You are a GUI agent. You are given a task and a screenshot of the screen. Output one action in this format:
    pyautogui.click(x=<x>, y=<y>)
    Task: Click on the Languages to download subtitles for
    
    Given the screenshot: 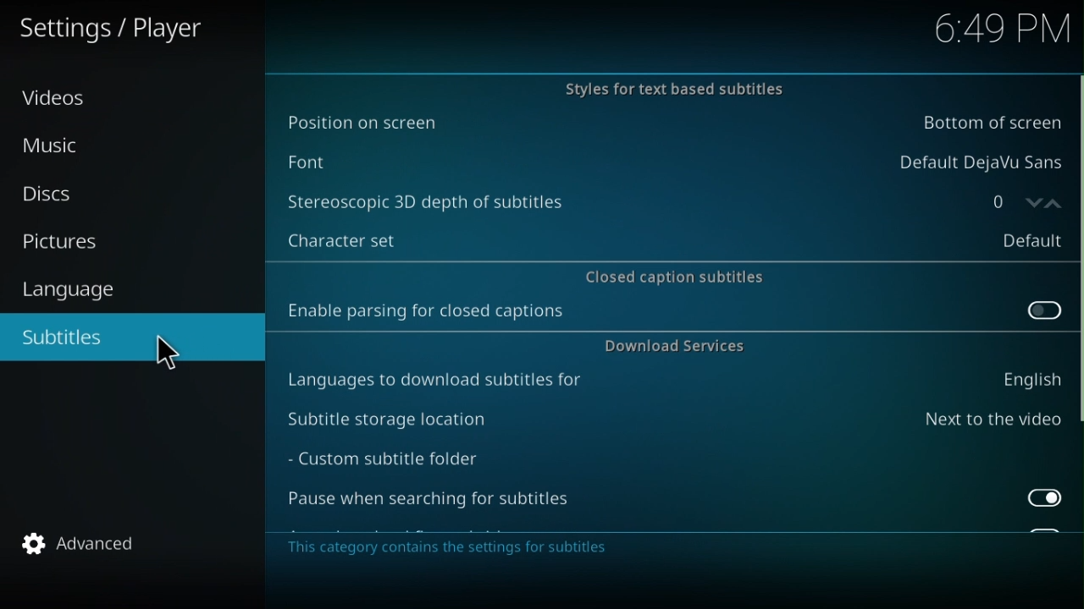 What is the action you would take?
    pyautogui.click(x=672, y=381)
    